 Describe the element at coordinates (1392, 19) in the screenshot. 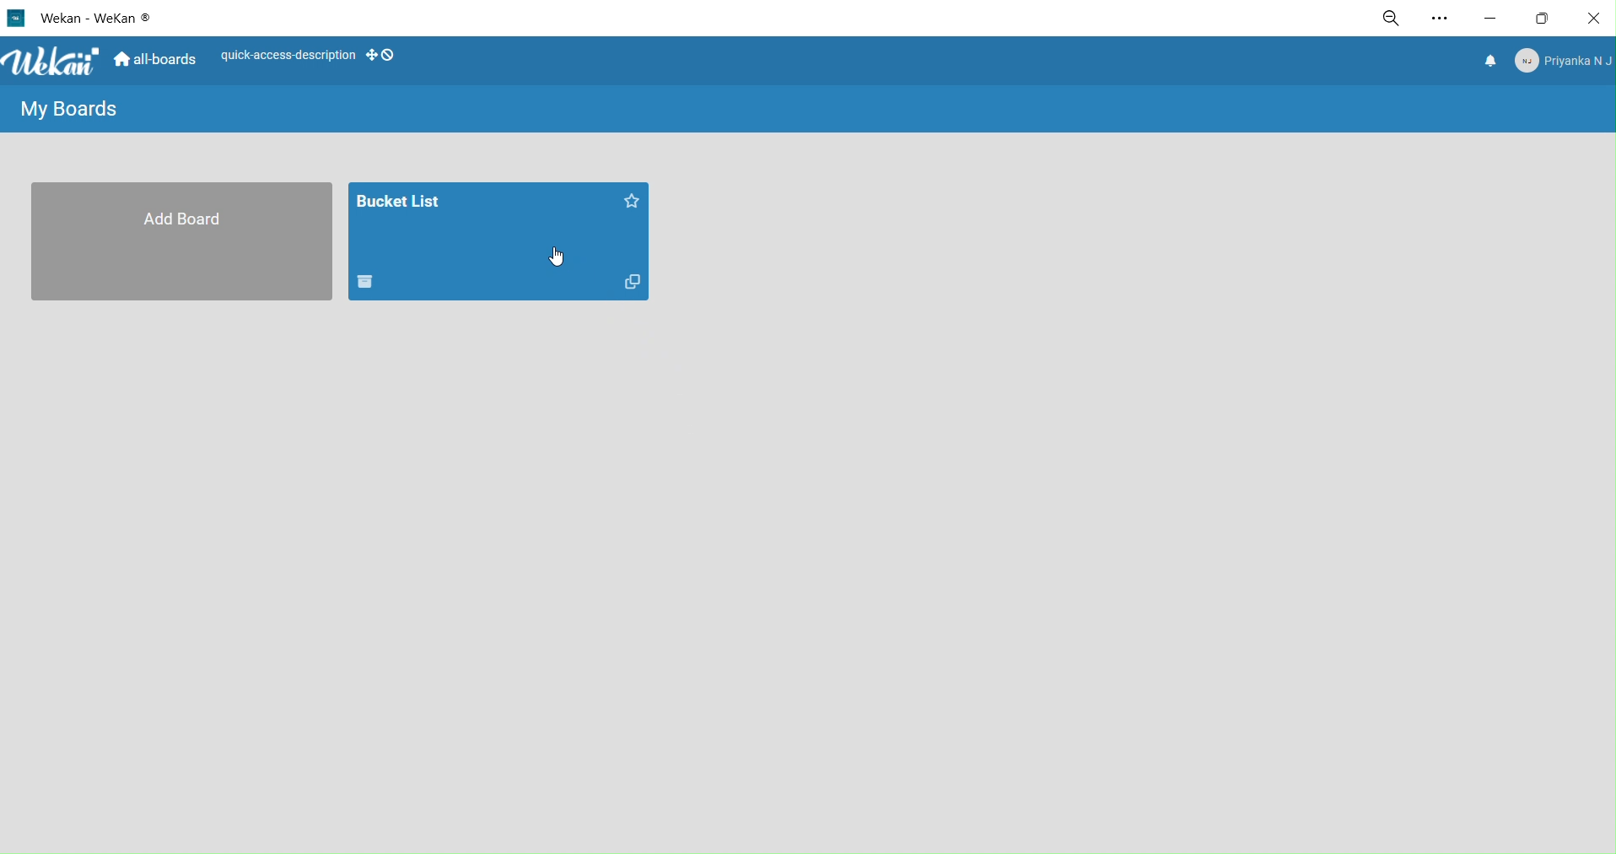

I see `zoom` at that location.